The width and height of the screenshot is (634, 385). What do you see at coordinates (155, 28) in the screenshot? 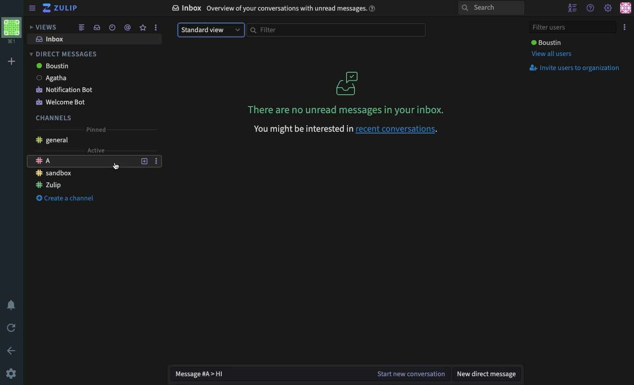
I see `Options` at bounding box center [155, 28].